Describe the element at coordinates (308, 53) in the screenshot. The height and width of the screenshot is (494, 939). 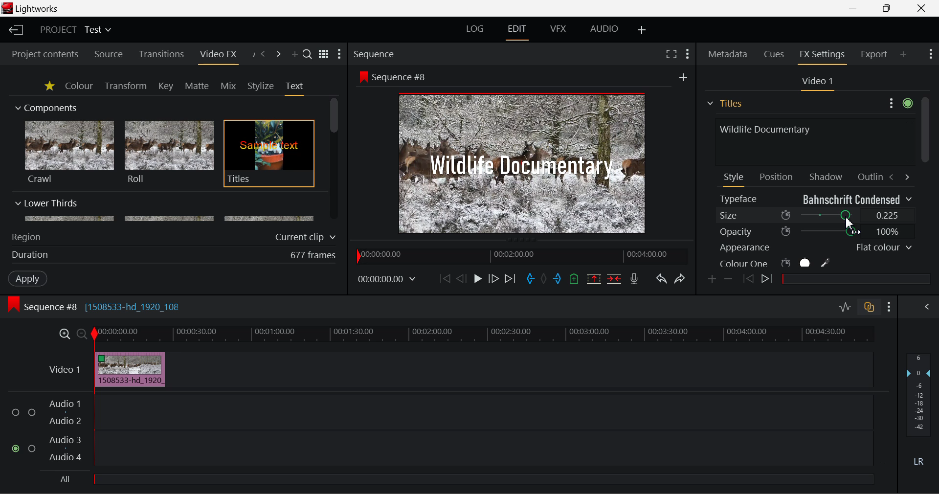
I see `Search` at that location.